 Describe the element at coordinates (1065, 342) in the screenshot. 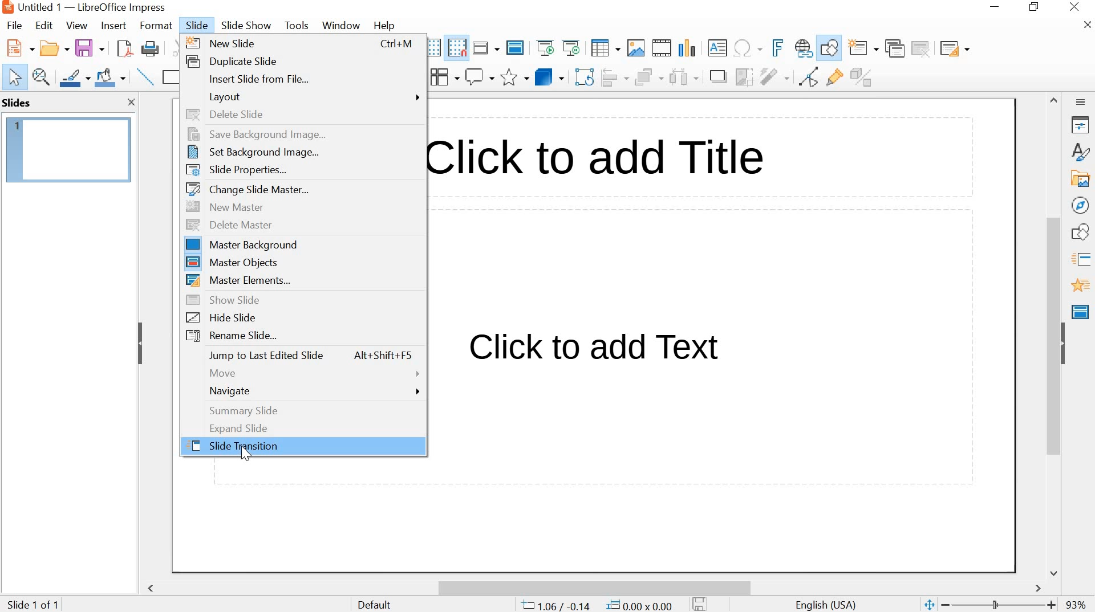

I see `HIDE` at that location.